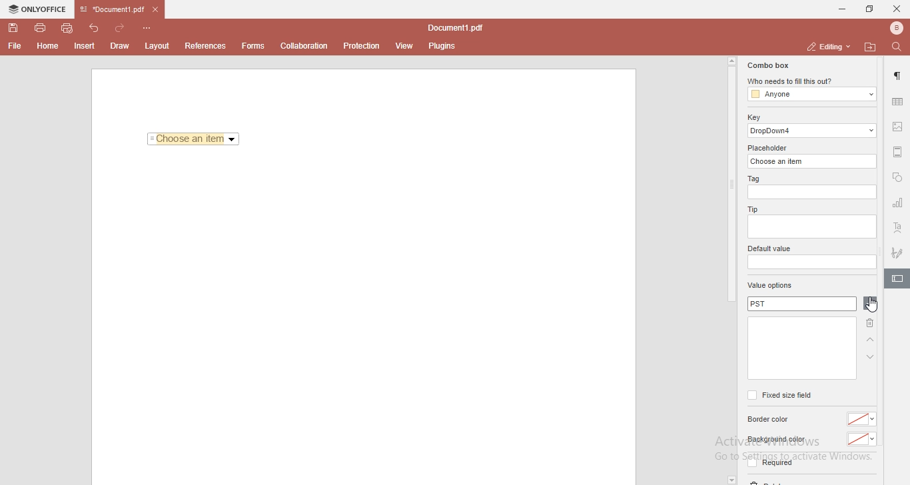  Describe the element at coordinates (813, 161) in the screenshot. I see `choose an item` at that location.